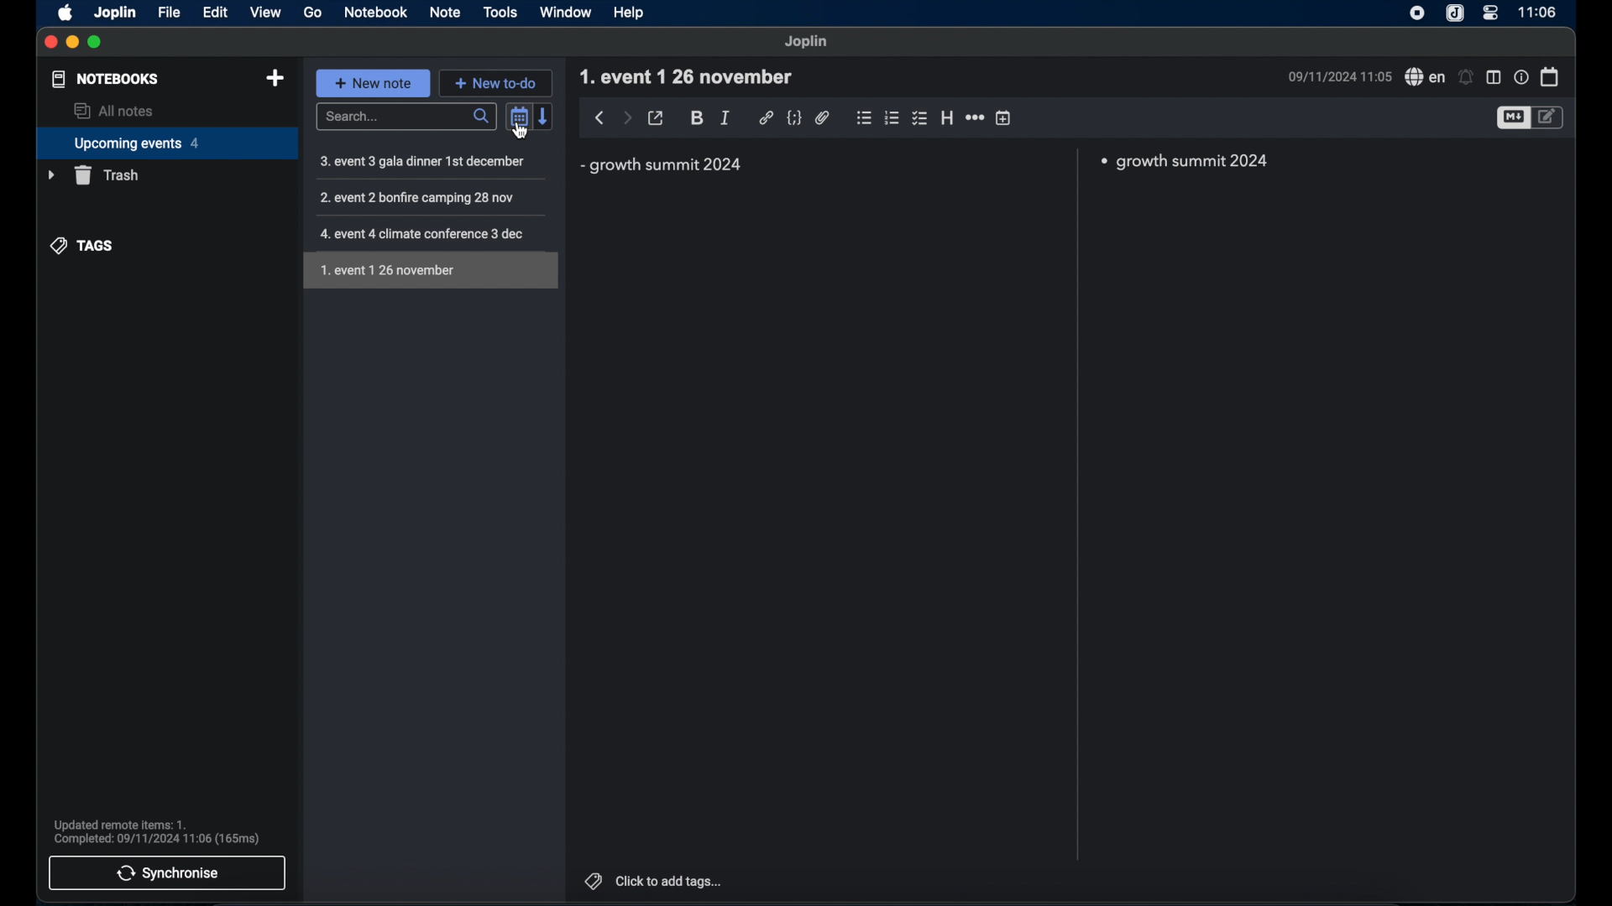 This screenshot has height=906, width=1612. I want to click on close, so click(50, 41).